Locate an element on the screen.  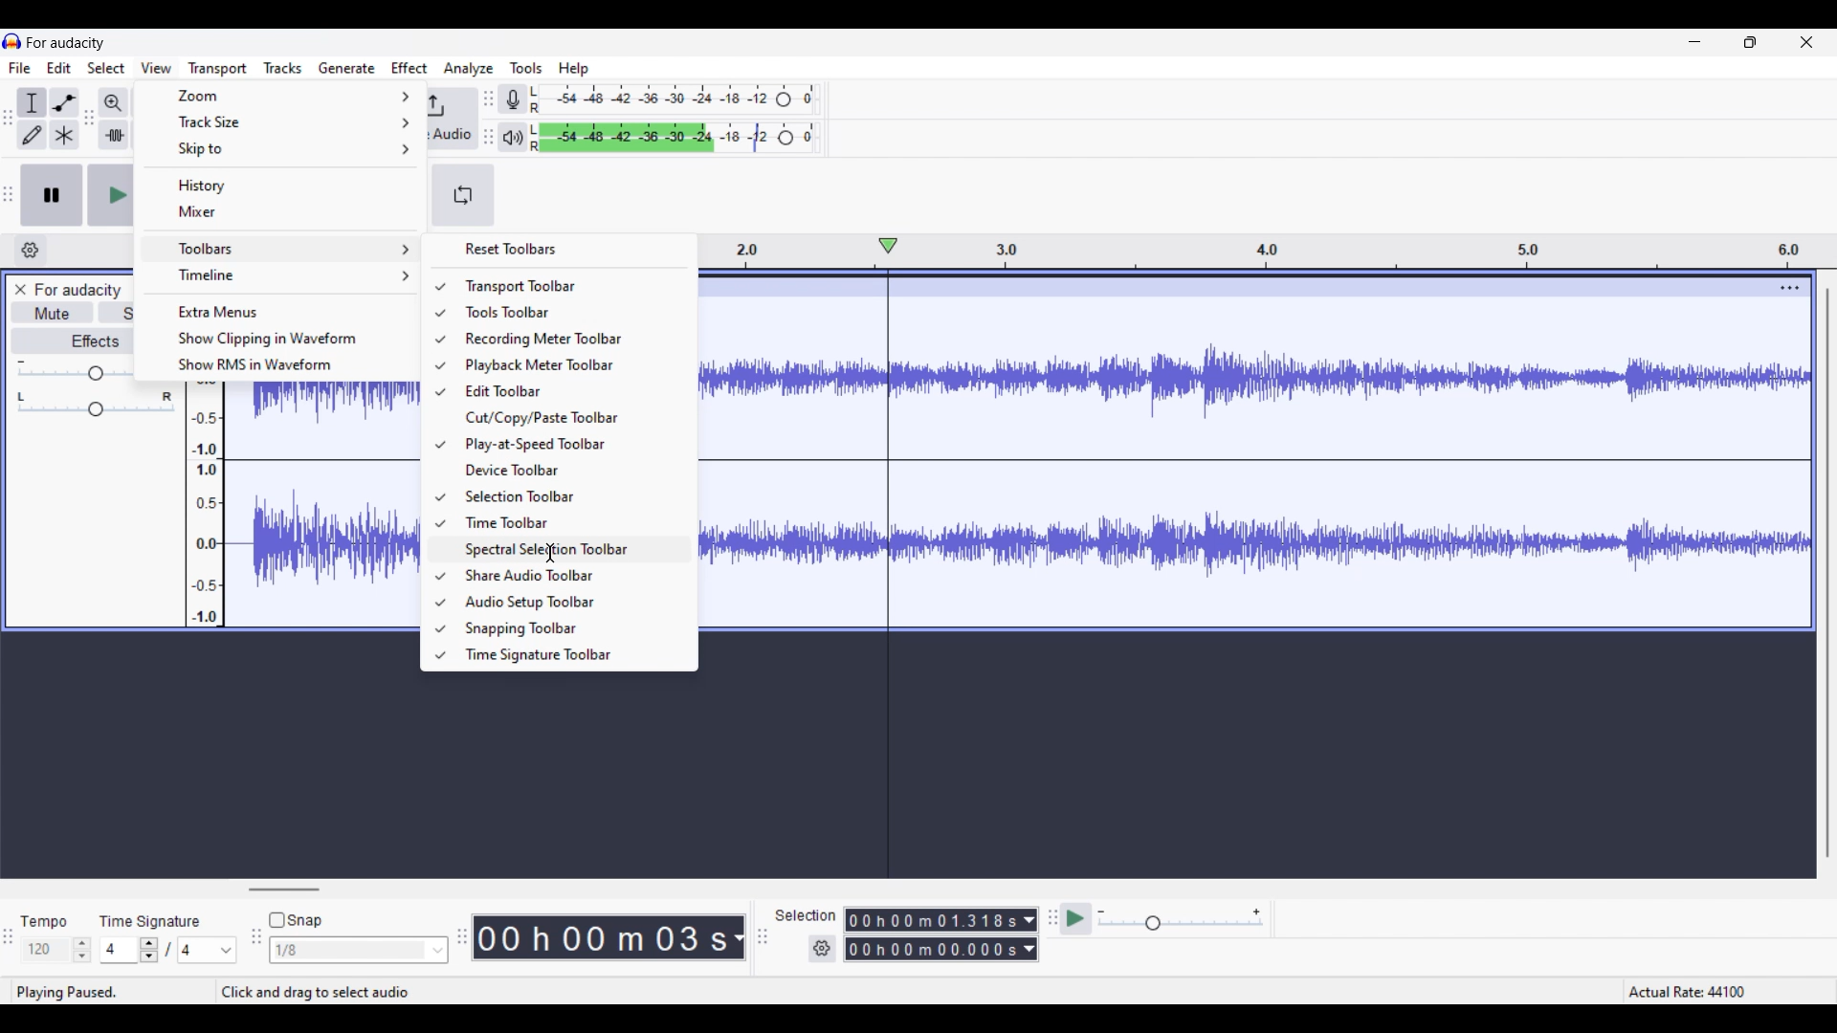
Recording meter toolbar  is located at coordinates (569, 340).